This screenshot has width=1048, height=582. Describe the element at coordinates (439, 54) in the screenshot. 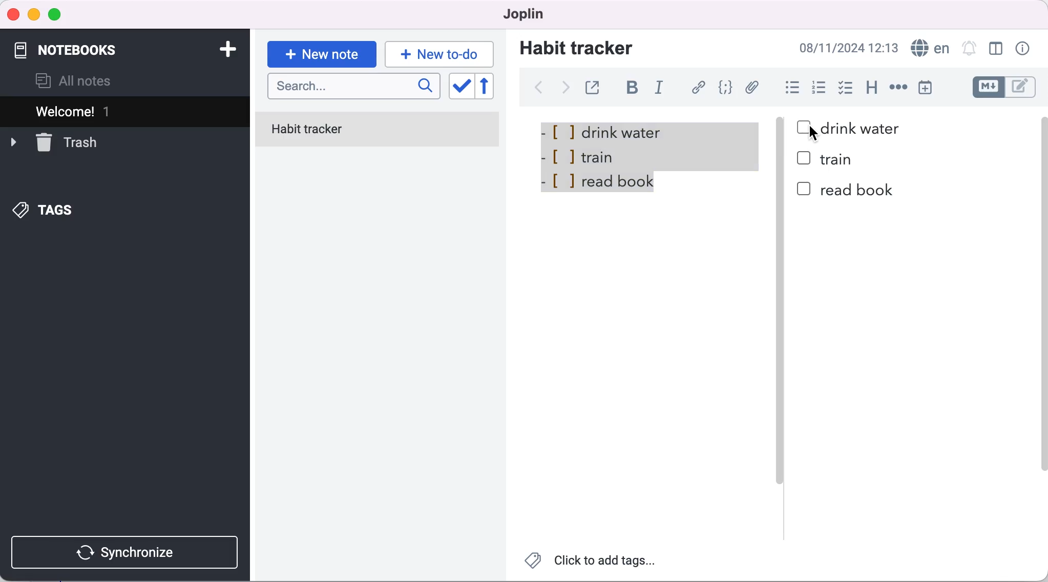

I see `typing` at that location.